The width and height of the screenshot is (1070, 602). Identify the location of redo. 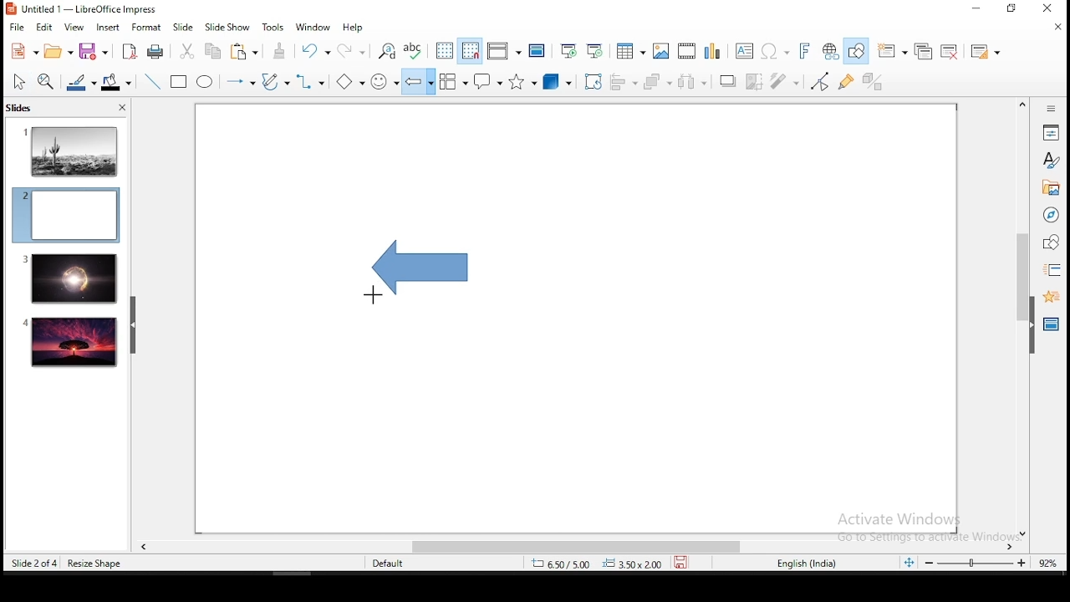
(354, 48).